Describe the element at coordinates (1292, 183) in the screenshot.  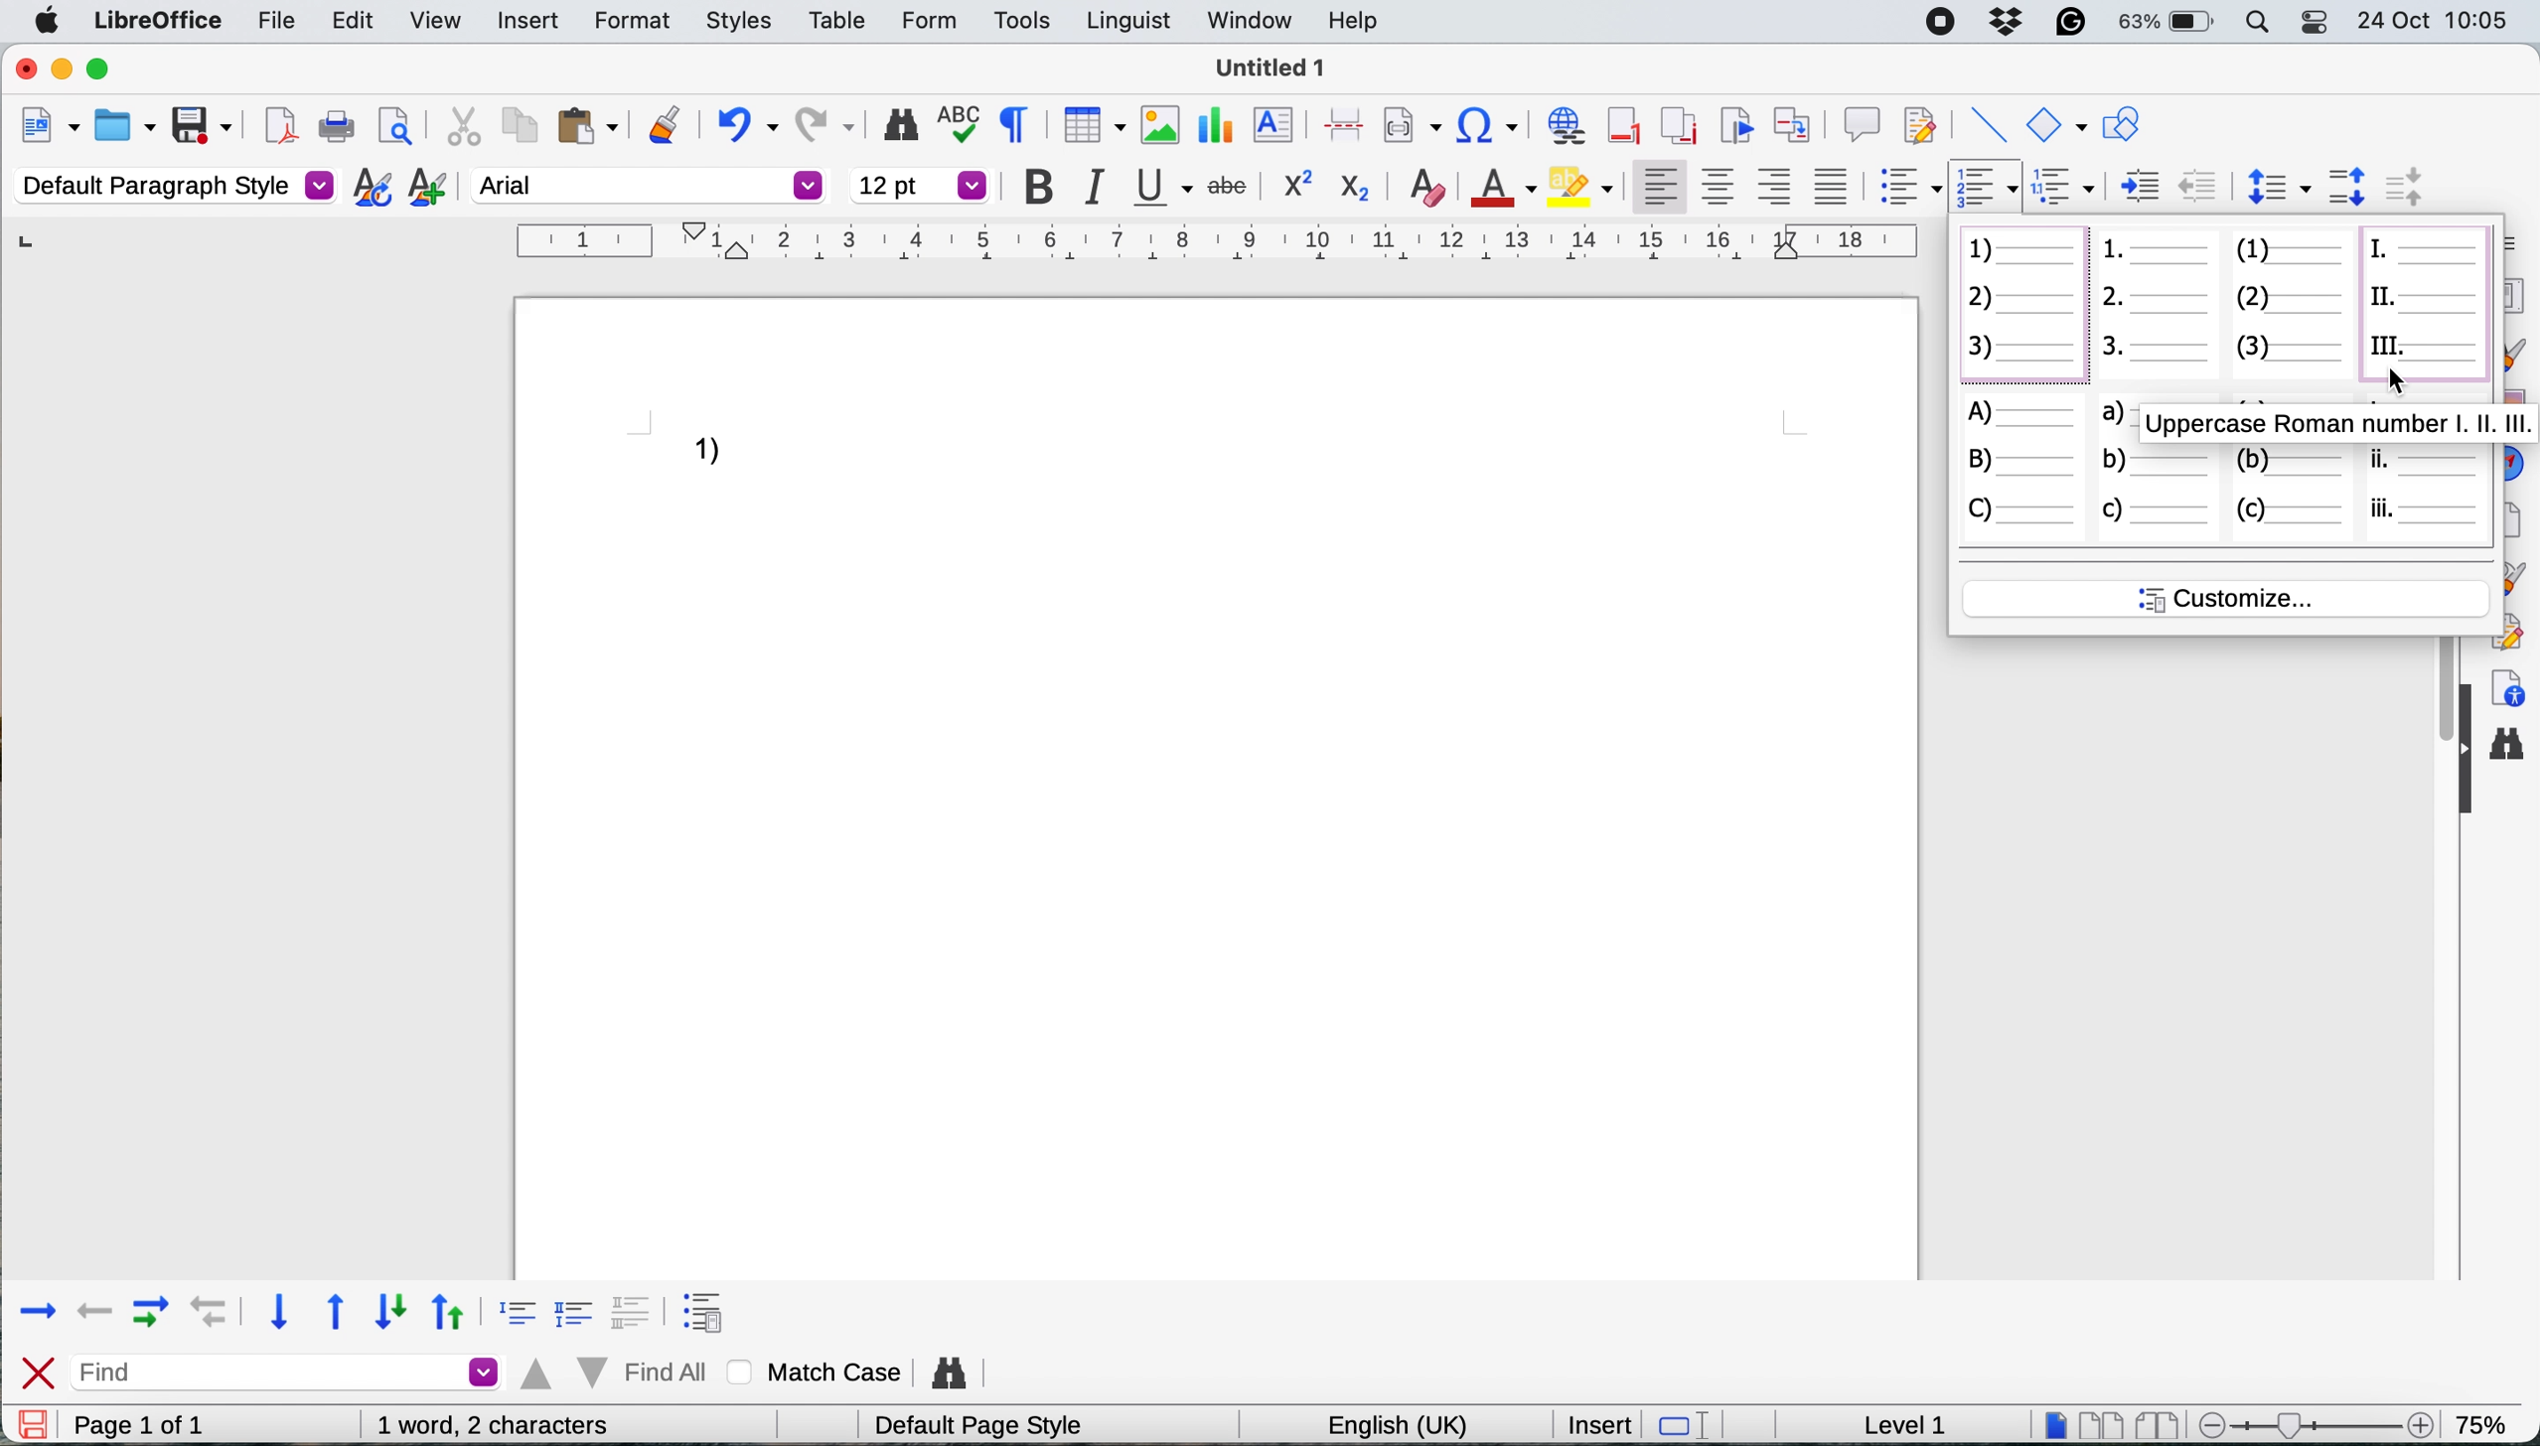
I see `superscript` at that location.